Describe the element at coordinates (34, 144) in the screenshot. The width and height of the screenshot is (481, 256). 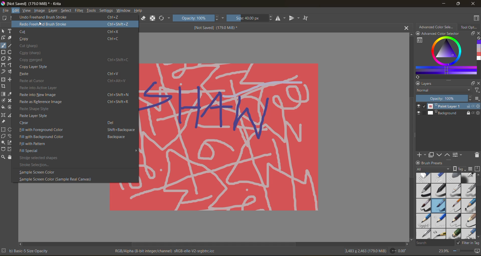
I see `fill with pattern` at that location.